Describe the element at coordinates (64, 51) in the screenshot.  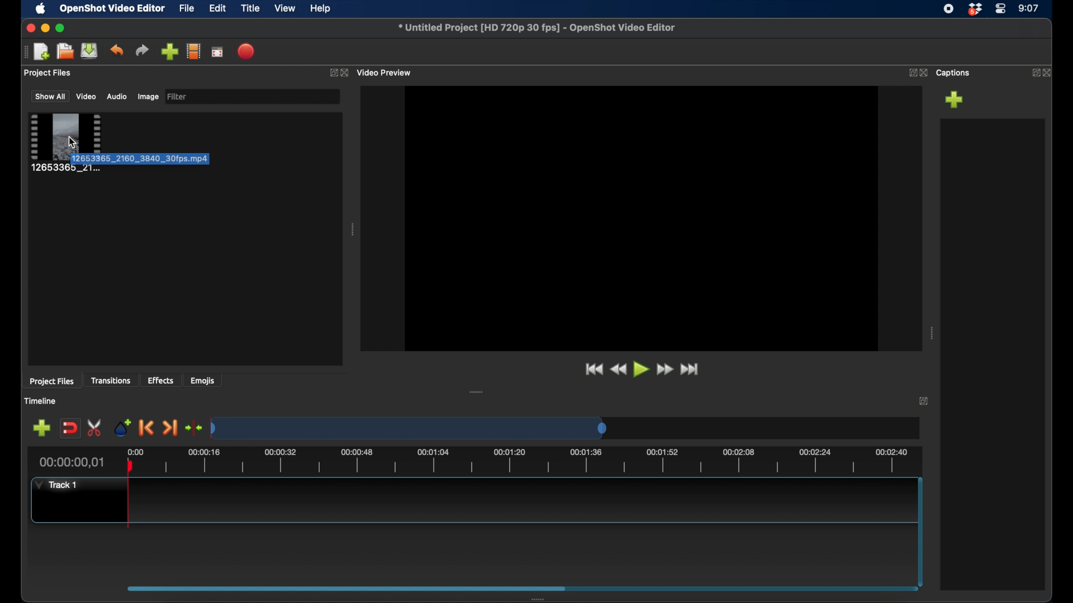
I see `open project` at that location.